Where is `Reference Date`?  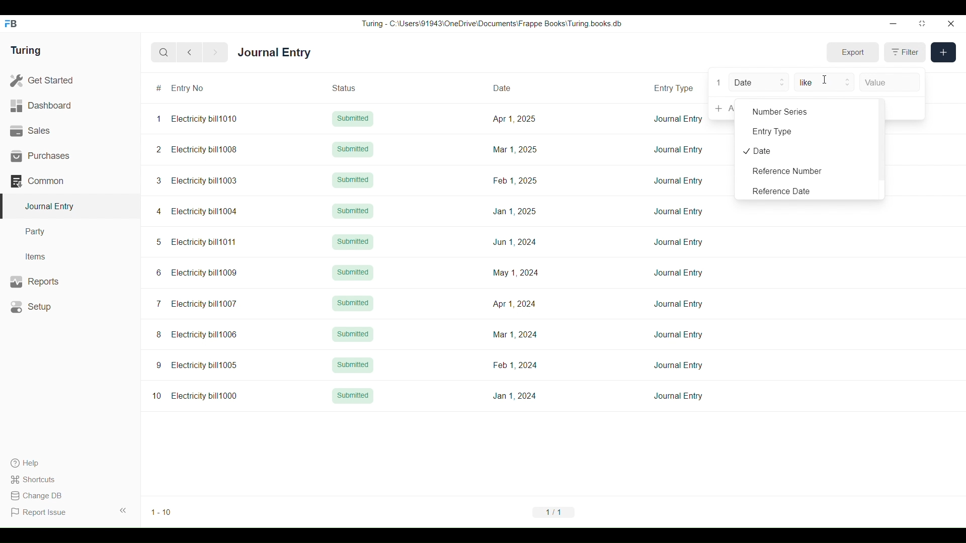
Reference Date is located at coordinates (807, 190).